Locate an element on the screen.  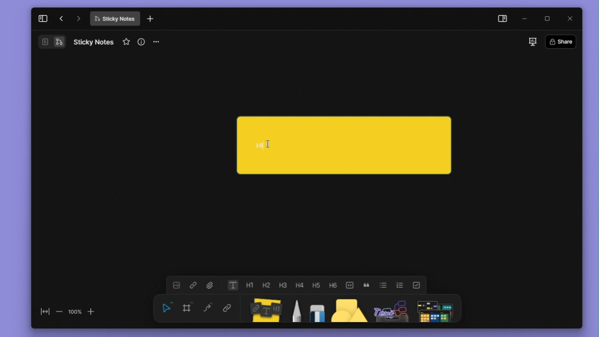
check list is located at coordinates (419, 285).